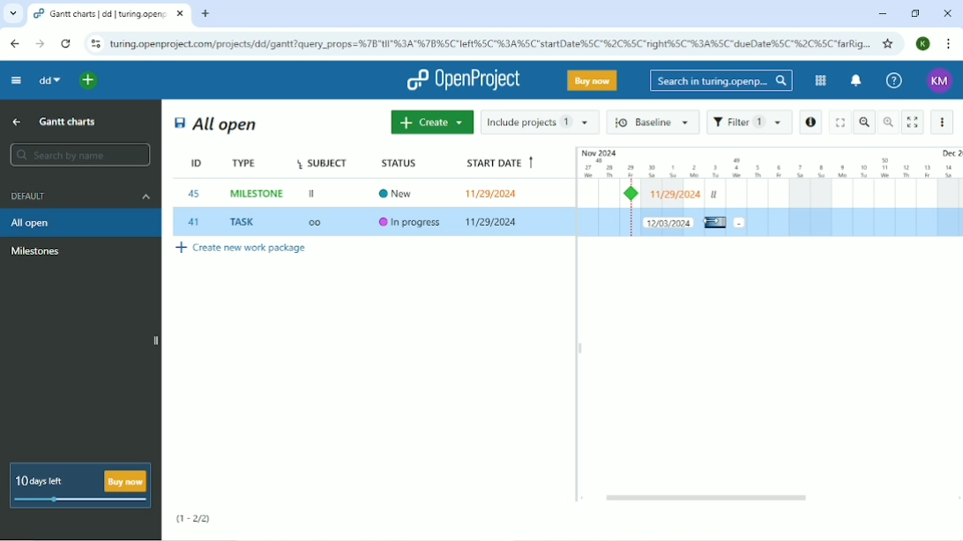 Image resolution: width=963 pixels, height=541 pixels. I want to click on OpenProject, so click(463, 80).